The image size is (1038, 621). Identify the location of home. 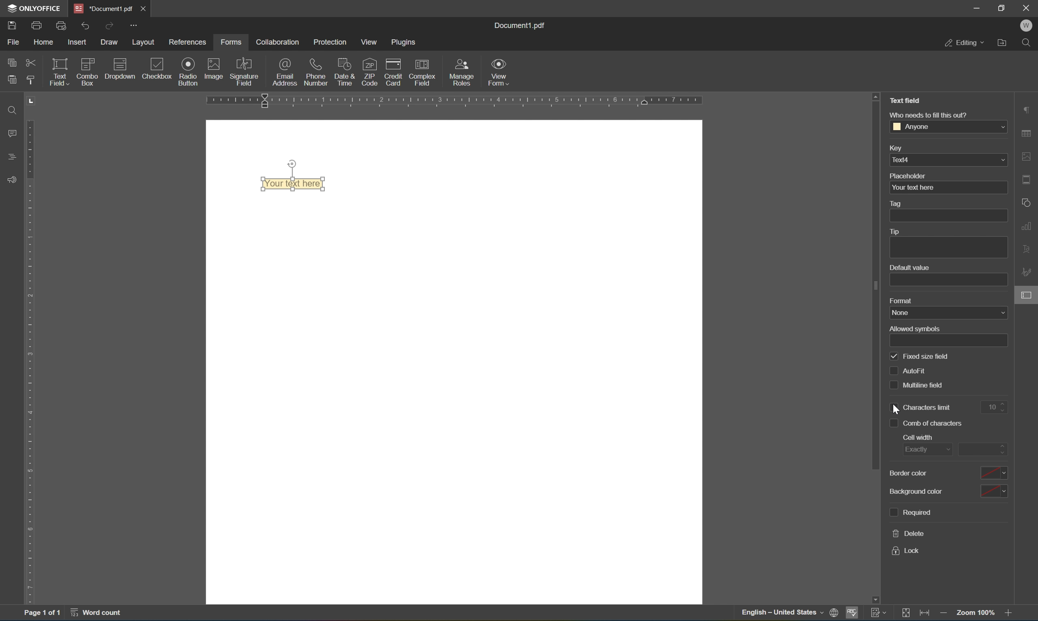
(44, 41).